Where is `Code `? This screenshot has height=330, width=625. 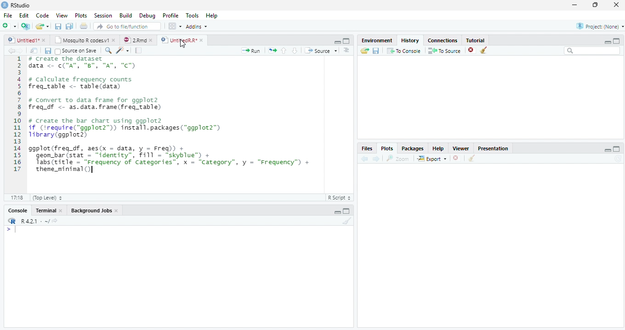
Code  is located at coordinates (124, 51).